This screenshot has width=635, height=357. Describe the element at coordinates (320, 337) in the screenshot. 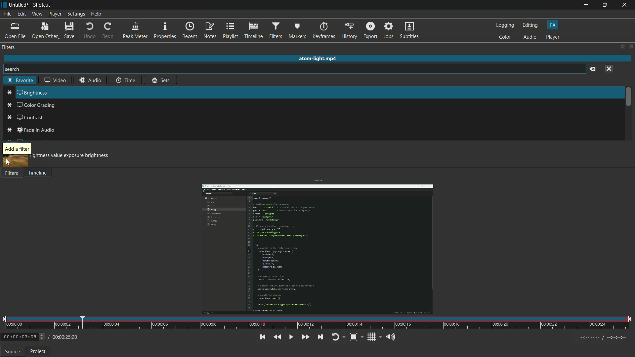

I see `skip to the next point` at that location.